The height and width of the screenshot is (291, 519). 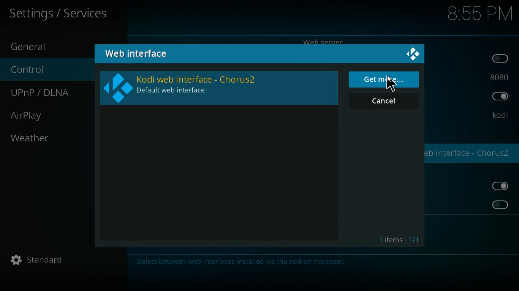 I want to click on AirPlay, so click(x=35, y=116).